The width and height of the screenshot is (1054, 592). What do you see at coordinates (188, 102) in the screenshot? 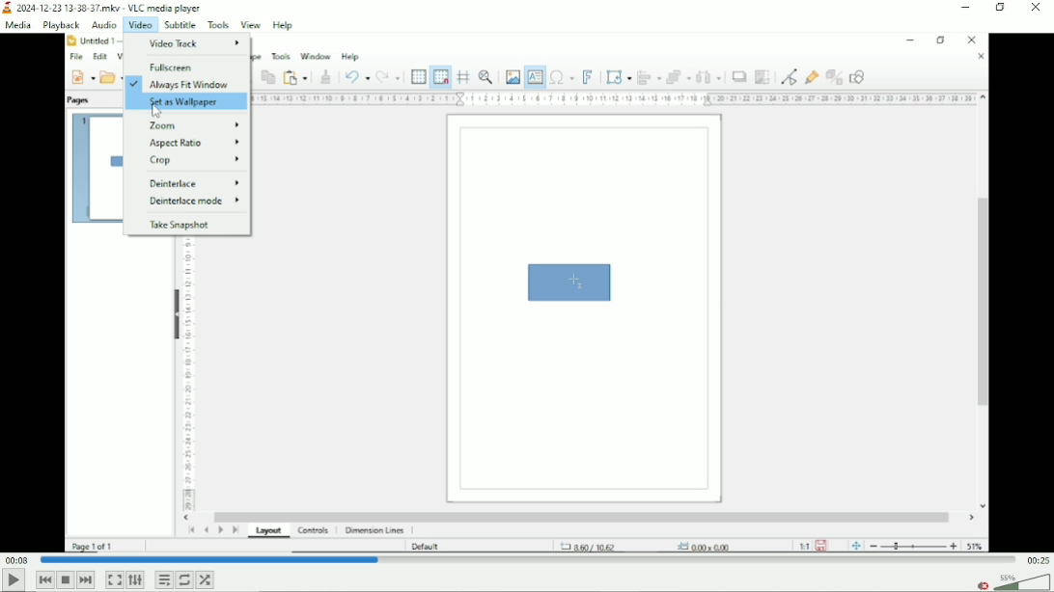
I see `Set as wallpaper` at bounding box center [188, 102].